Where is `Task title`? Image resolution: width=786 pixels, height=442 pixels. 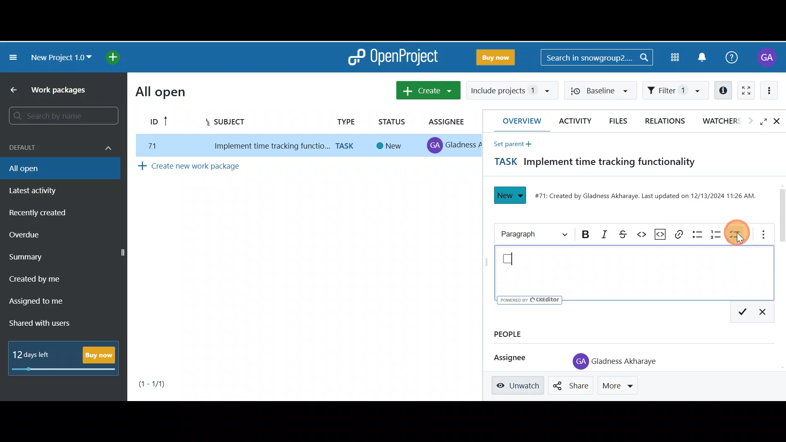 Task title is located at coordinates (589, 164).